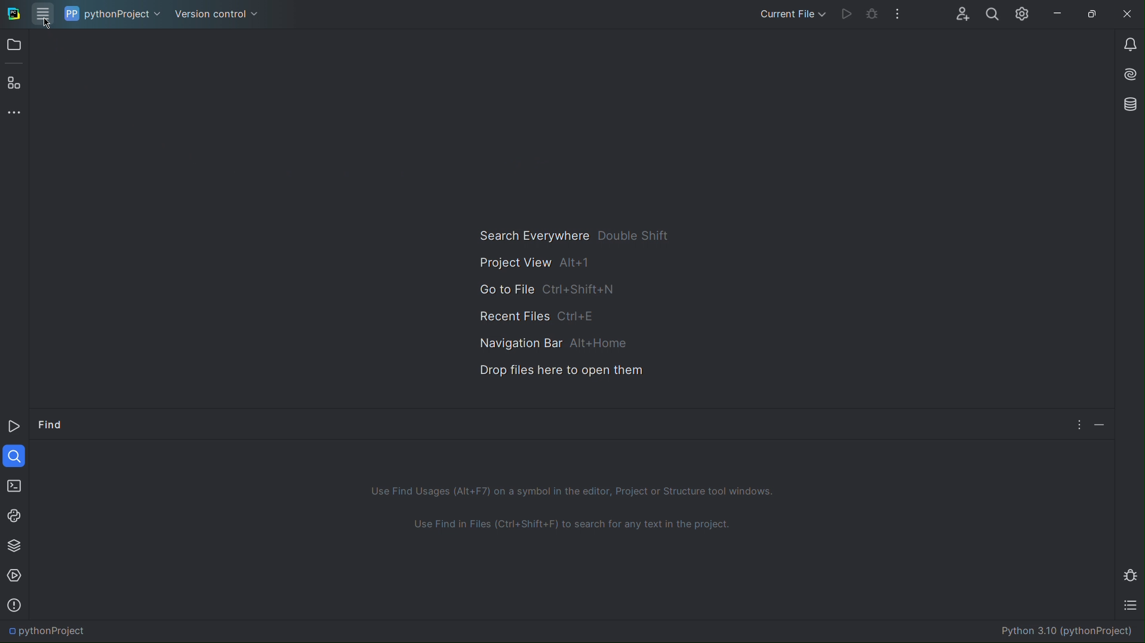 The image size is (1145, 643). What do you see at coordinates (574, 531) in the screenshot?
I see `Find Terminal` at bounding box center [574, 531].